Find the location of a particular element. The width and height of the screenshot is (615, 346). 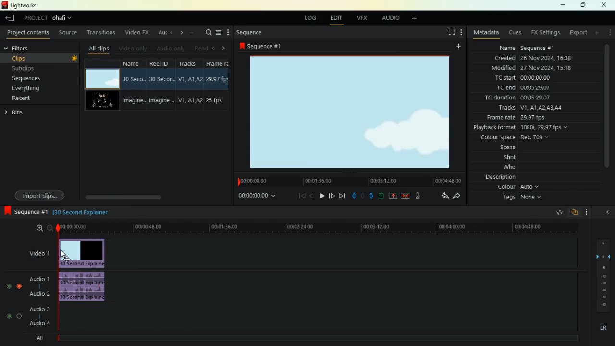

more is located at coordinates (229, 33).